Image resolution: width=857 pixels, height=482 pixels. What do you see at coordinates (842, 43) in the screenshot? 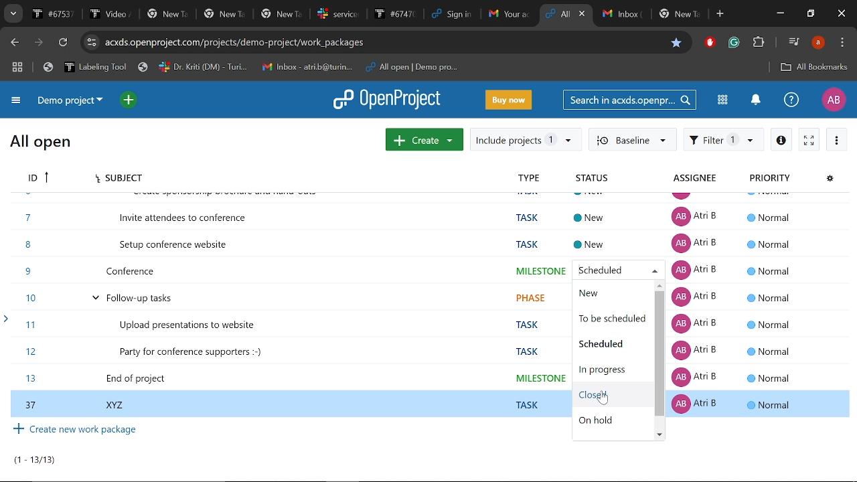
I see `Customize and control chrome` at bounding box center [842, 43].